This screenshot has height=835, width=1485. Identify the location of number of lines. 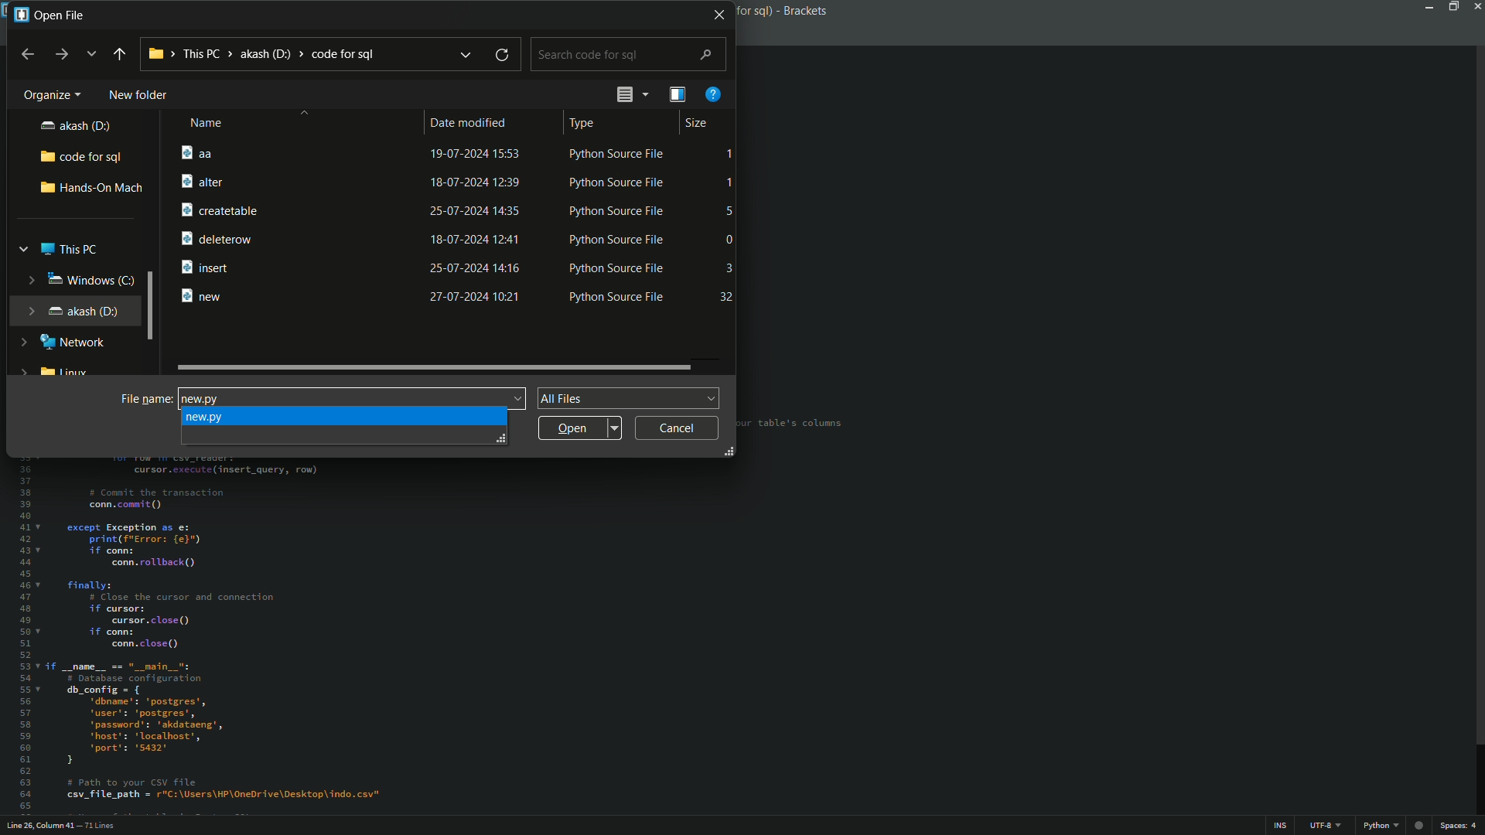
(100, 825).